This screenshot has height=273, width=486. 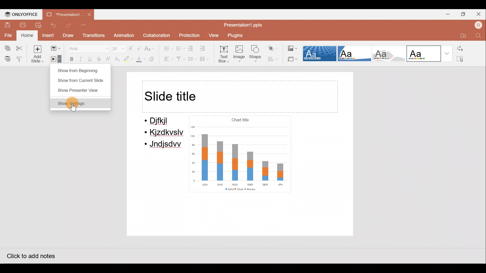 What do you see at coordinates (35, 25) in the screenshot?
I see `Print preview` at bounding box center [35, 25].